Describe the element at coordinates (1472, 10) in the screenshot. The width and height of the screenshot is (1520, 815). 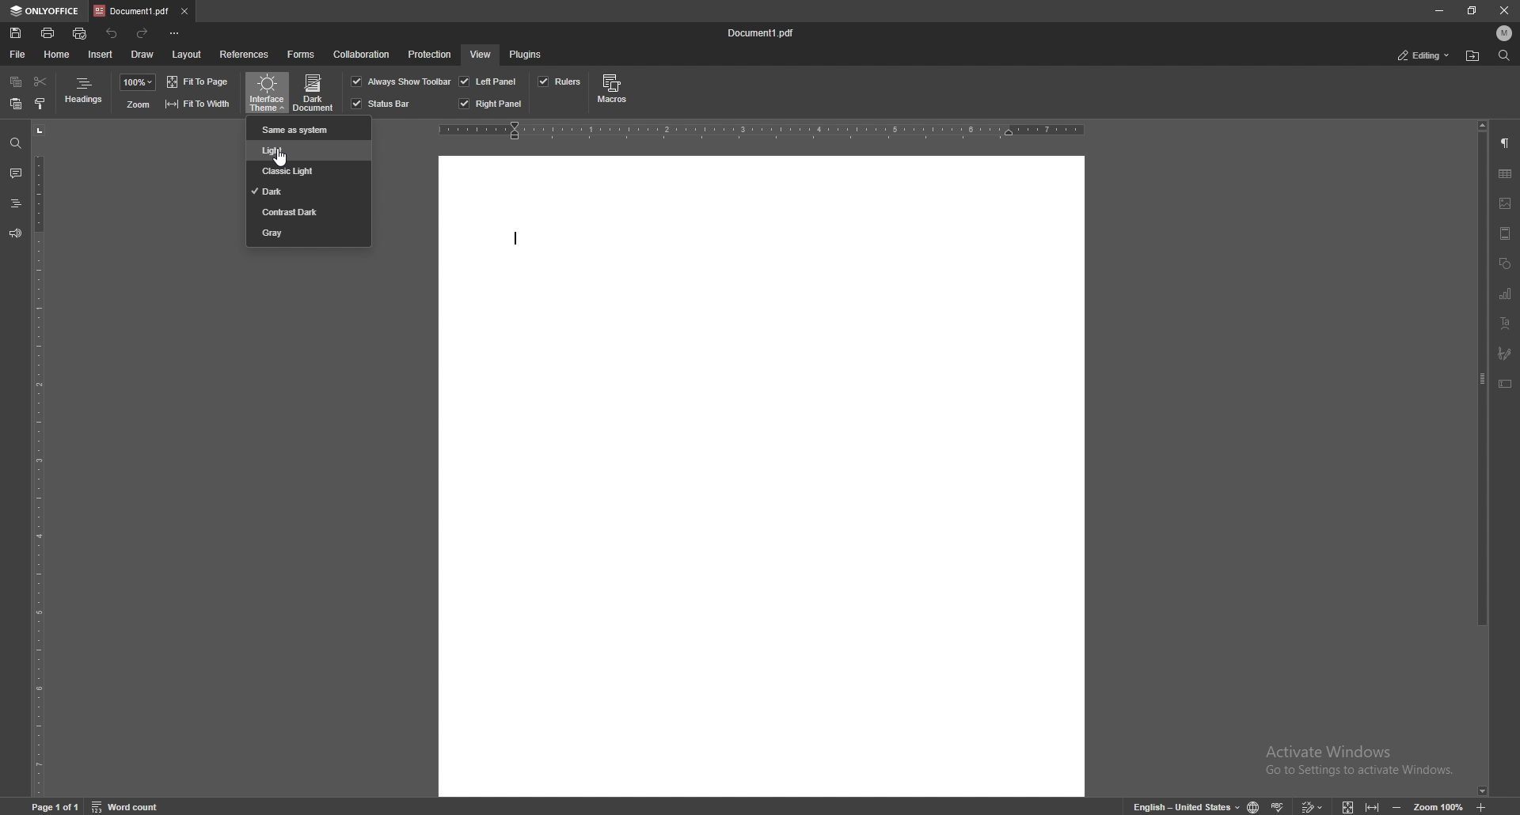
I see `resize` at that location.